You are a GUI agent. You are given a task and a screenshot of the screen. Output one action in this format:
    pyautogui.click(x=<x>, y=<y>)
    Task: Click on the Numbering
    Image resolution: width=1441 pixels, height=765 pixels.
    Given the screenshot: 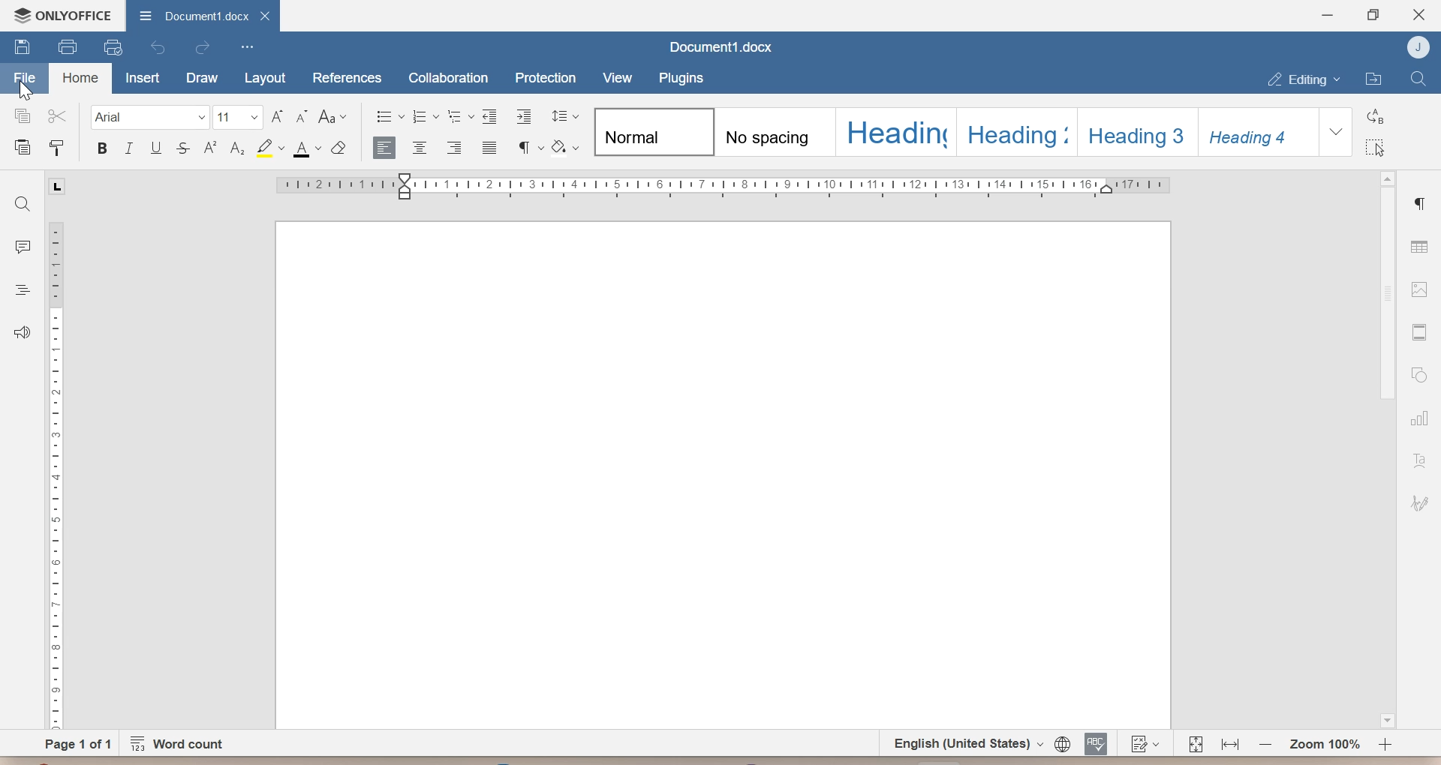 What is the action you would take?
    pyautogui.click(x=425, y=117)
    